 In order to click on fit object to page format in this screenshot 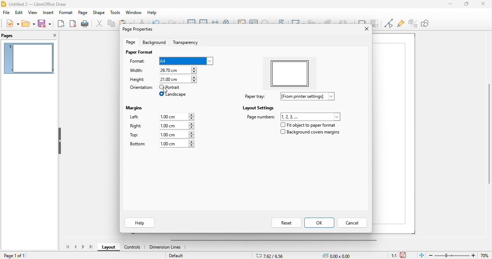, I will do `click(309, 125)`.